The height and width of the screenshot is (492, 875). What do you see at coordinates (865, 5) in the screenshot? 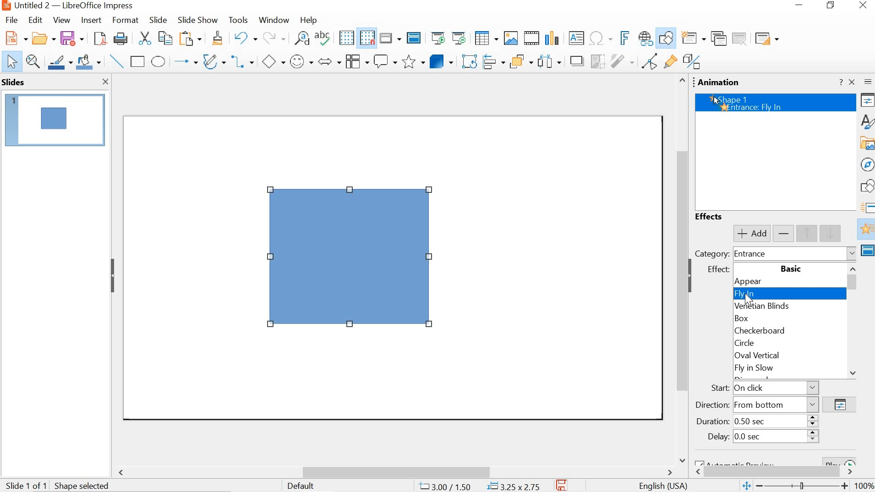
I see `close` at bounding box center [865, 5].